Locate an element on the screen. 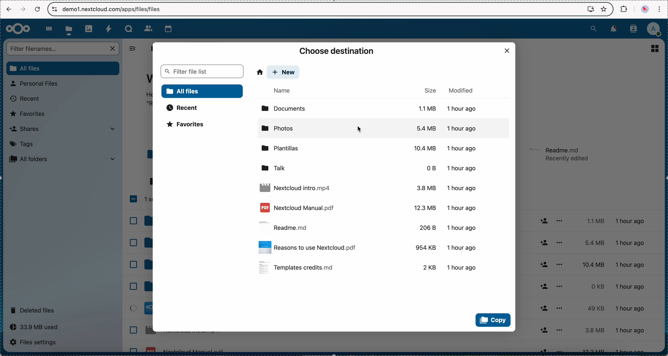 This screenshot has width=668, height=356. templates is located at coordinates (375, 148).